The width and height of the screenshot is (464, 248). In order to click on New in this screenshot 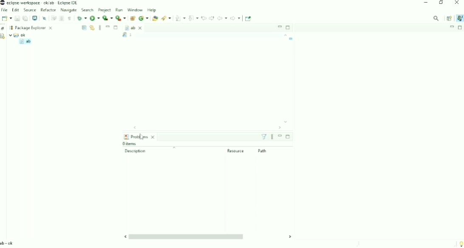, I will do `click(6, 18)`.